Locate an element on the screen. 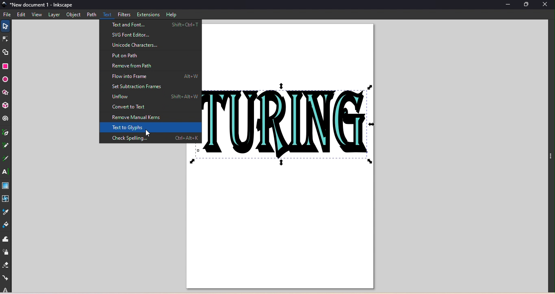 The height and width of the screenshot is (294, 555). Convert to text is located at coordinates (151, 107).